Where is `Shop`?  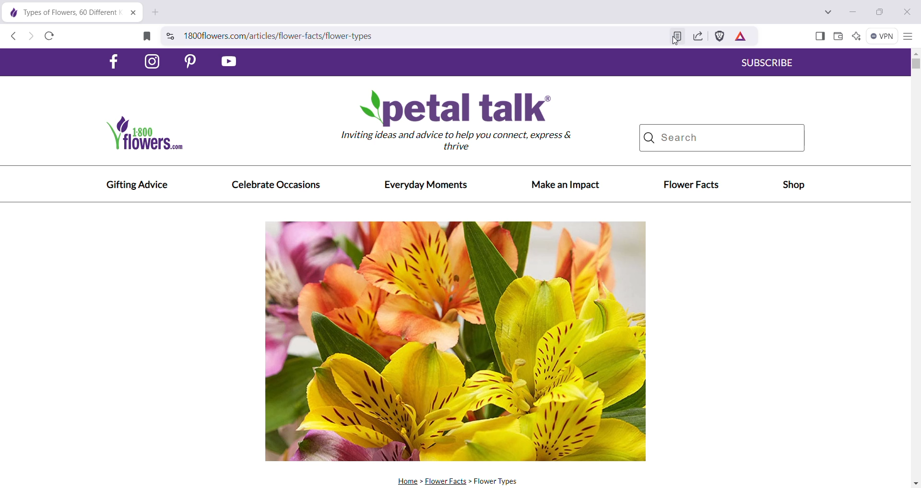
Shop is located at coordinates (793, 186).